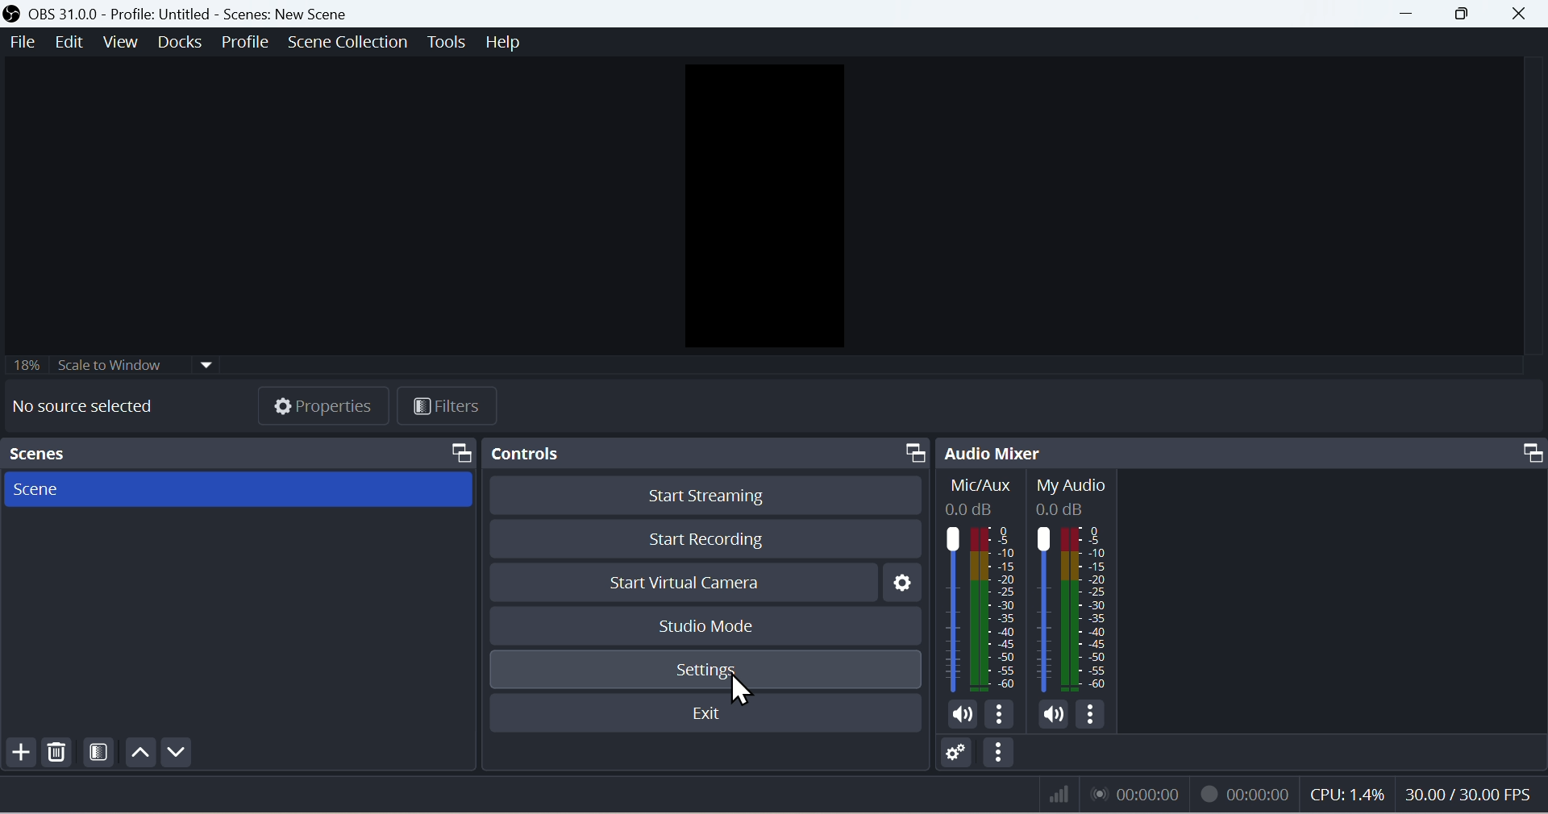 This screenshot has width=1548, height=814. I want to click on scene collection, so click(347, 41).